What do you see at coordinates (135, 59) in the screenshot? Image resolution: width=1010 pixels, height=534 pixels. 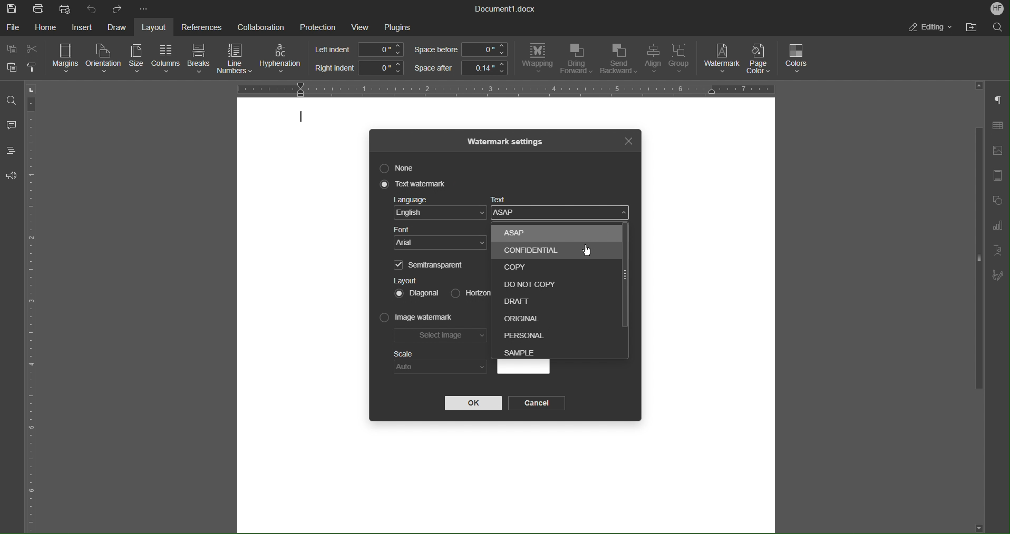 I see `Size` at bounding box center [135, 59].